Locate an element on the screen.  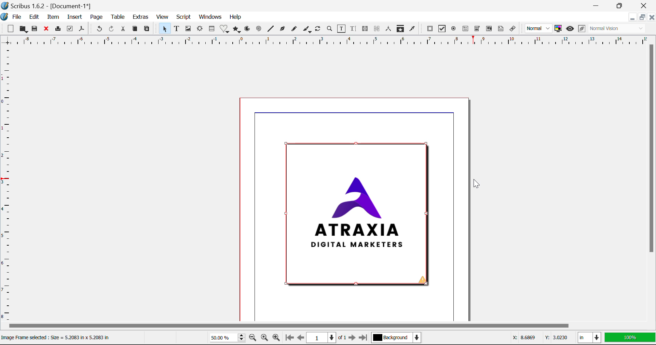
File is located at coordinates (17, 17).